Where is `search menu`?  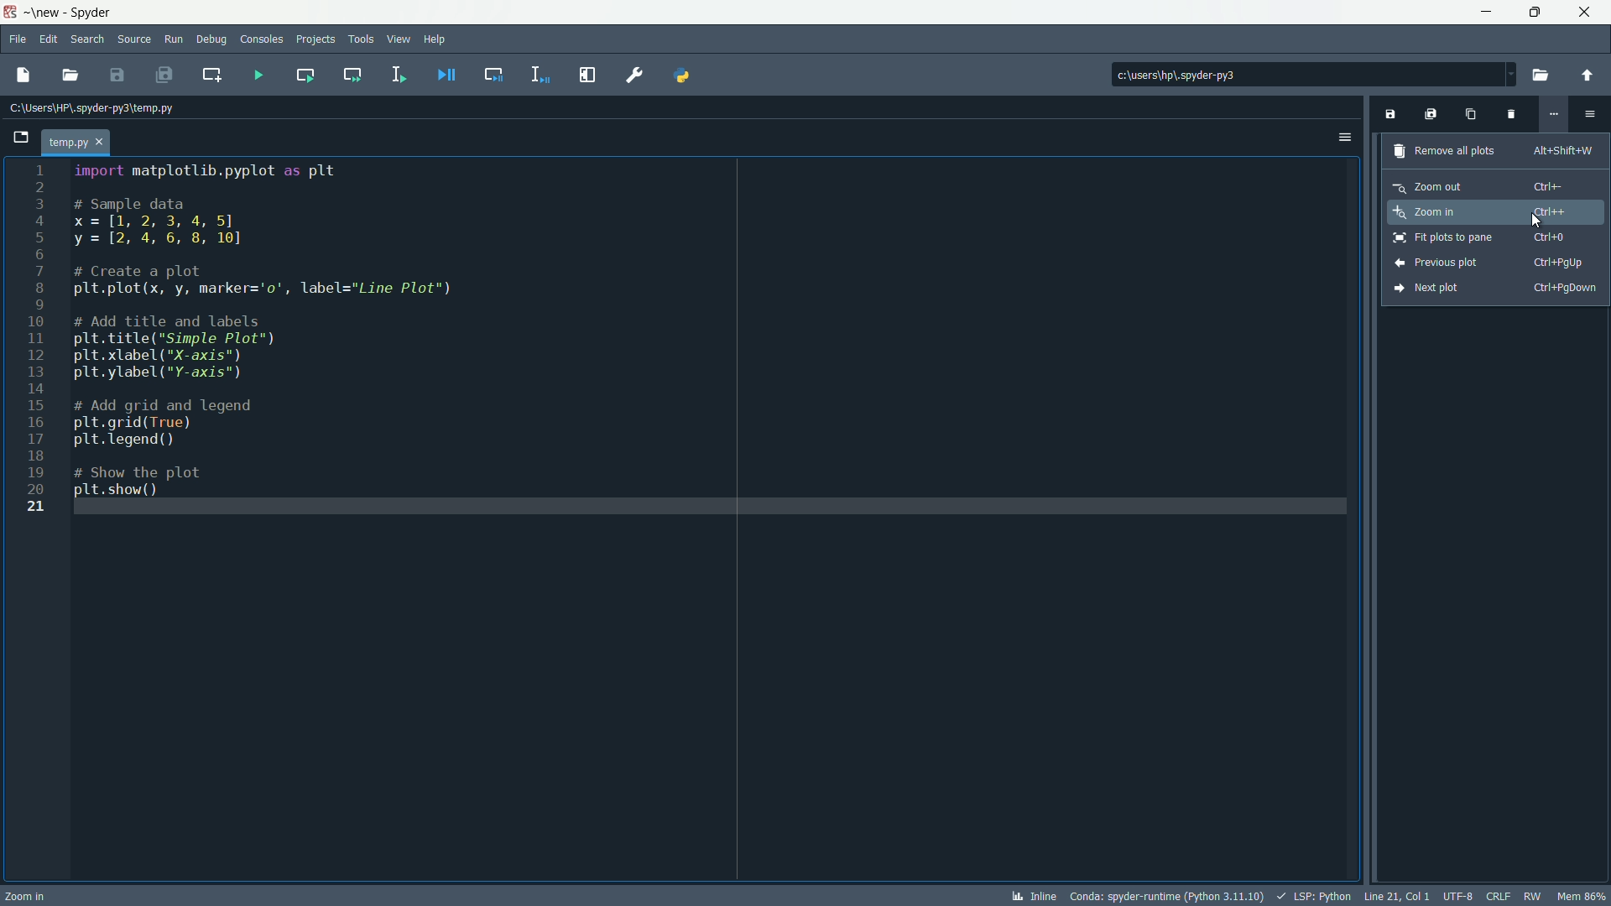 search menu is located at coordinates (88, 39).